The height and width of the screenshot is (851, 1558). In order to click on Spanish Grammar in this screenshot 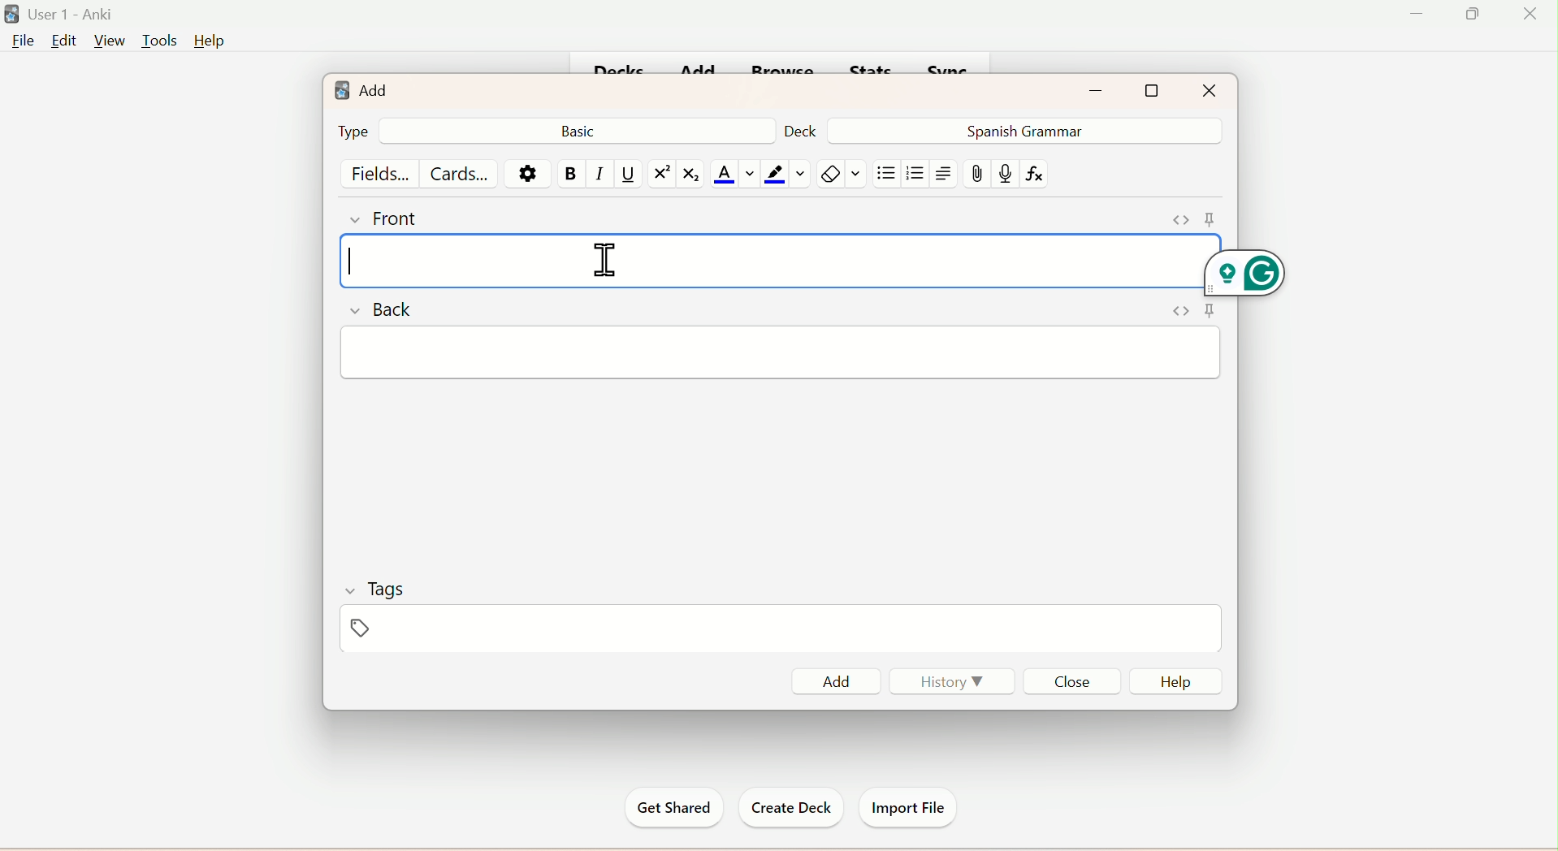, I will do `click(1020, 130)`.